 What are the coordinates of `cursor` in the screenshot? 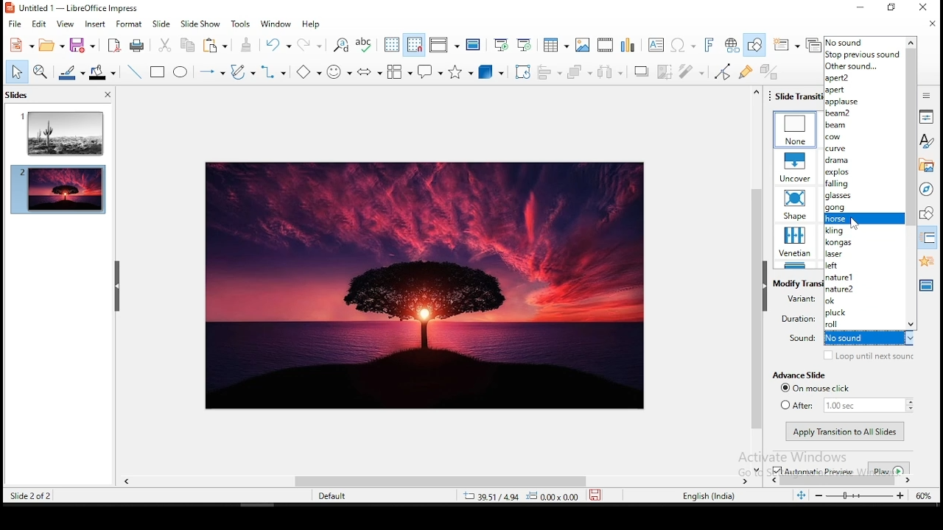 It's located at (854, 223).